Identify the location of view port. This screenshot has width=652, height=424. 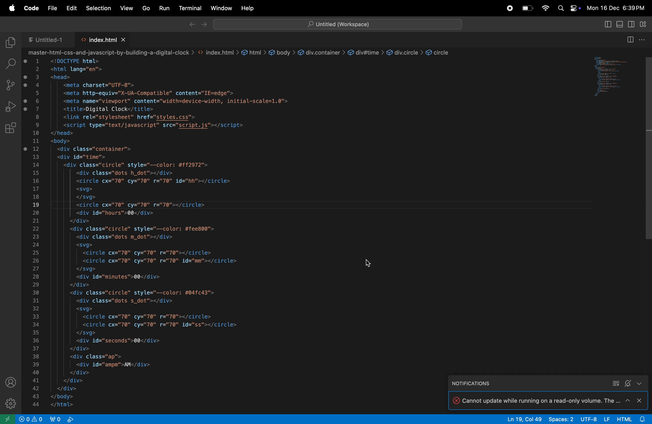
(66, 418).